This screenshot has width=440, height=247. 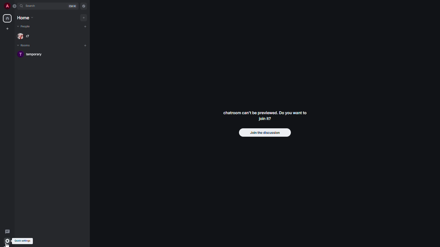 What do you see at coordinates (8, 28) in the screenshot?
I see `create new space` at bounding box center [8, 28].